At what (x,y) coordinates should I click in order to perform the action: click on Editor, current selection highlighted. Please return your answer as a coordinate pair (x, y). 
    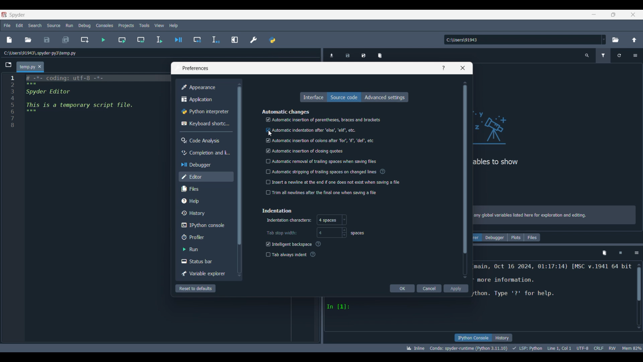
    Looking at the image, I should click on (206, 177).